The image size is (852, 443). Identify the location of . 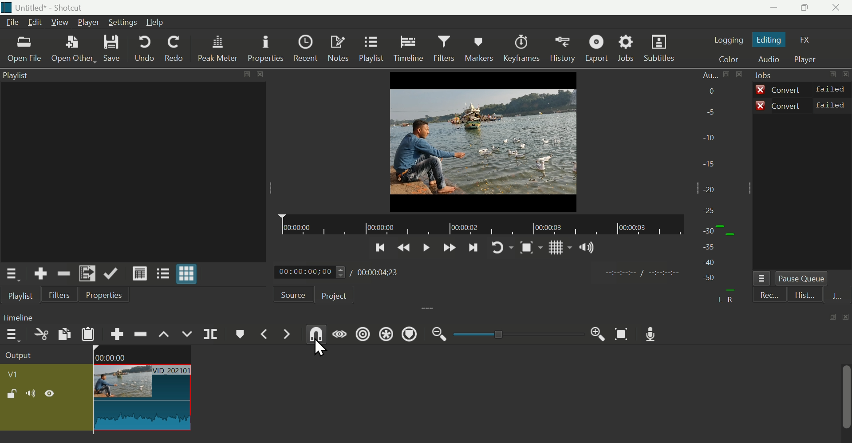
(340, 335).